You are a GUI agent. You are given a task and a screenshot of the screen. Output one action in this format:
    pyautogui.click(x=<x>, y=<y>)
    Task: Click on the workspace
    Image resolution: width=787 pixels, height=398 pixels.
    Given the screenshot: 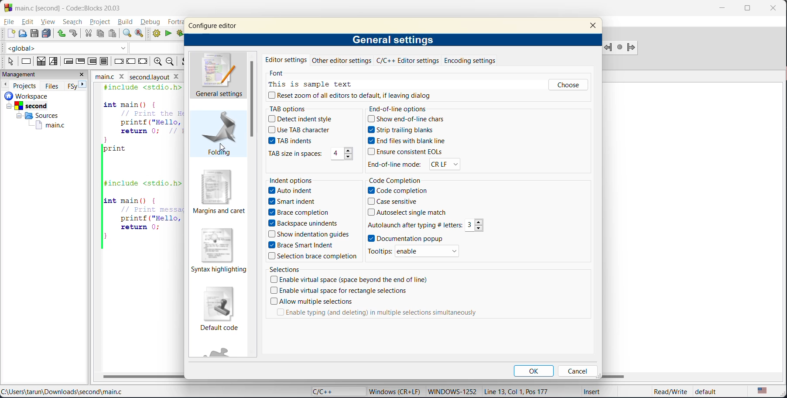 What is the action you would take?
    pyautogui.click(x=38, y=96)
    